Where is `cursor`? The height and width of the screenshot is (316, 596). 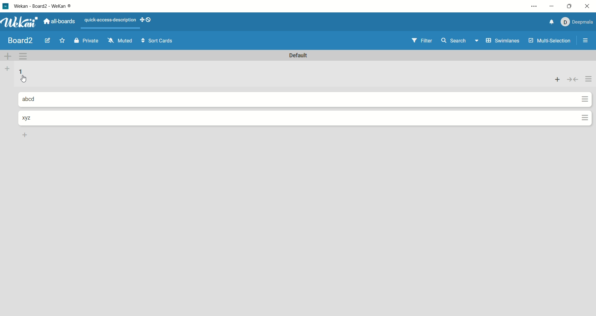 cursor is located at coordinates (23, 79).